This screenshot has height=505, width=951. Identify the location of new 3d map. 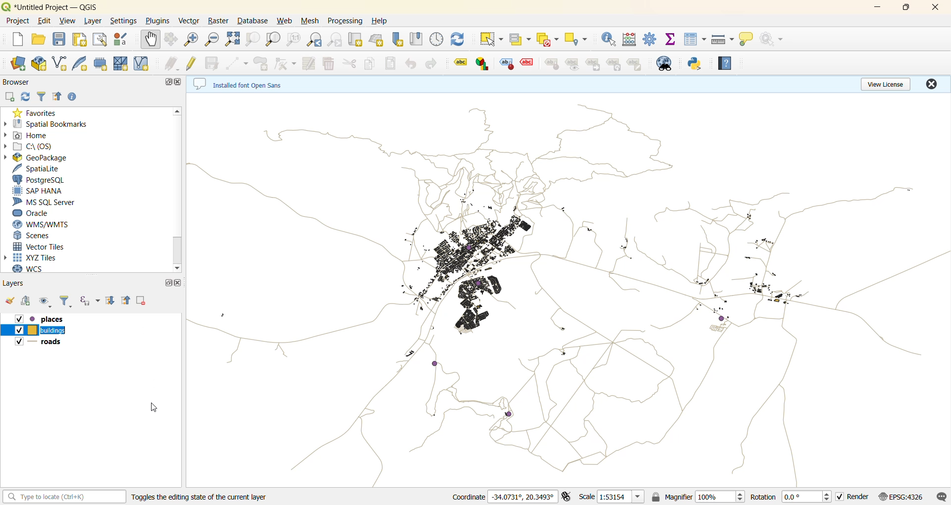
(377, 40).